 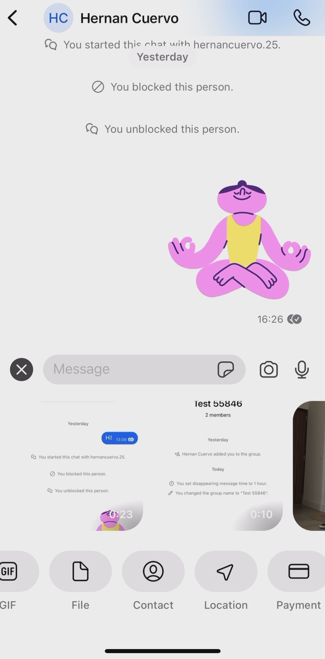 What do you see at coordinates (164, 468) in the screenshot?
I see `files` at bounding box center [164, 468].